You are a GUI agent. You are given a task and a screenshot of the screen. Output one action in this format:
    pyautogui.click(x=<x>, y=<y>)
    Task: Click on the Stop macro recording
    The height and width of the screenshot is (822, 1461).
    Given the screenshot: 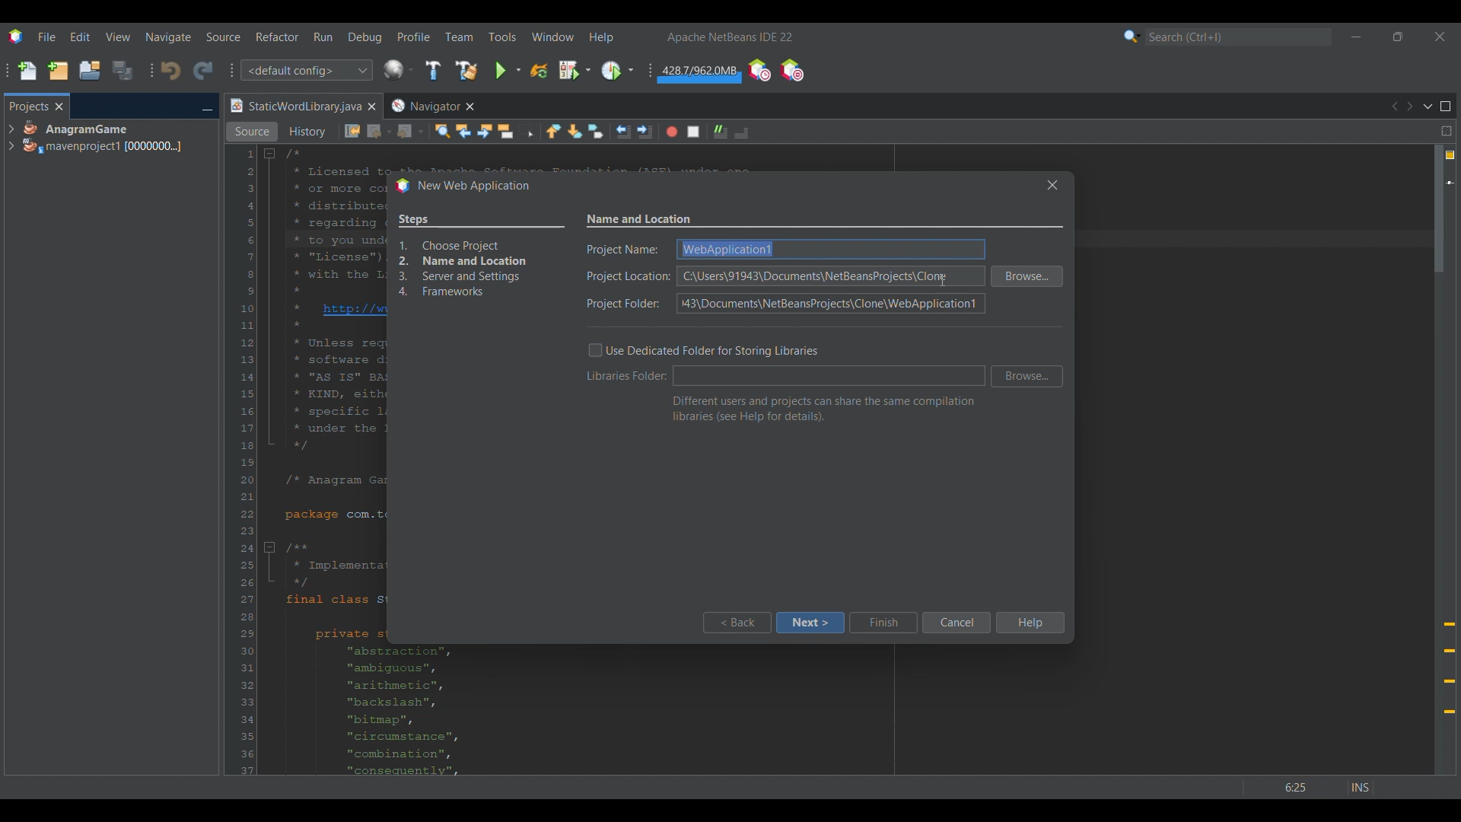 What is the action you would take?
    pyautogui.click(x=693, y=132)
    